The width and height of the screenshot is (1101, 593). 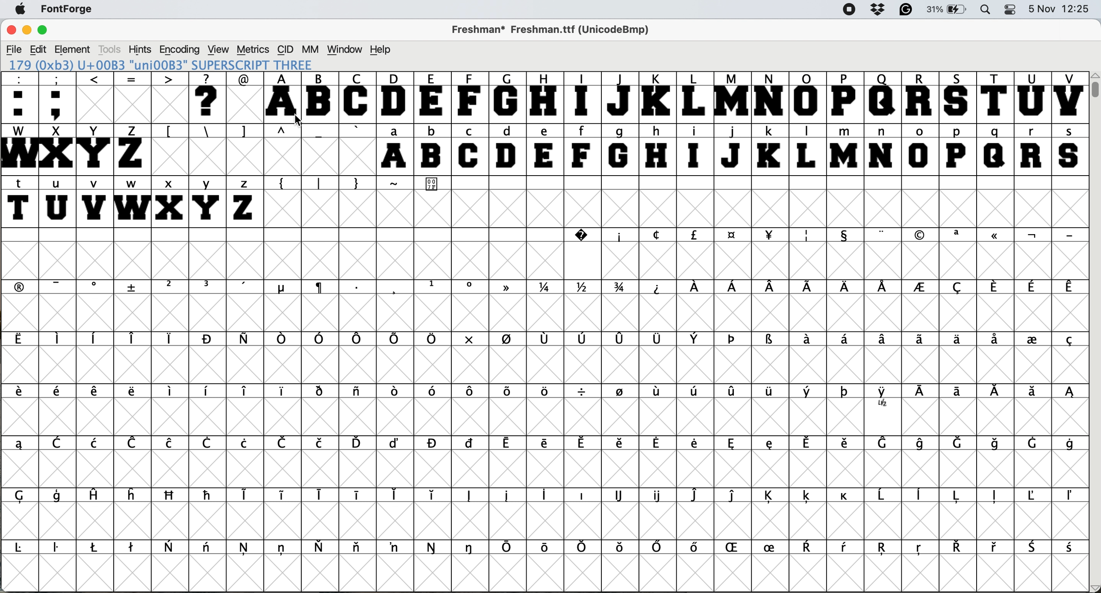 I want to click on symbol, so click(x=884, y=340).